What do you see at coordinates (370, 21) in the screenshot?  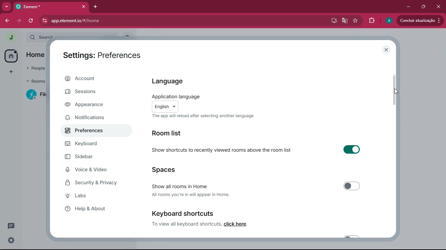 I see `extensions` at bounding box center [370, 21].